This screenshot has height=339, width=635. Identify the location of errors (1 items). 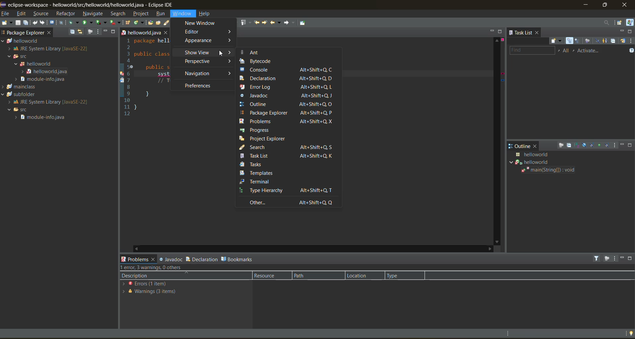
(155, 285).